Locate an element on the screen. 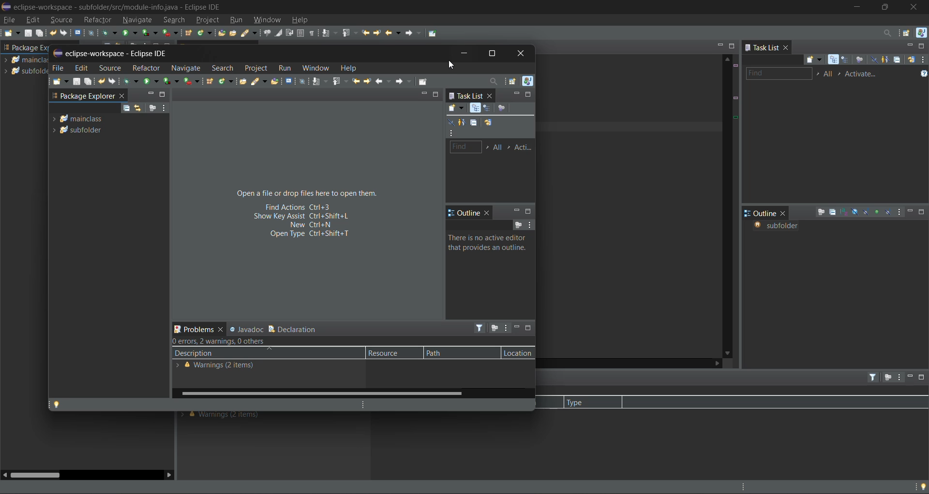 This screenshot has height=494, width=929. save is located at coordinates (28, 33).